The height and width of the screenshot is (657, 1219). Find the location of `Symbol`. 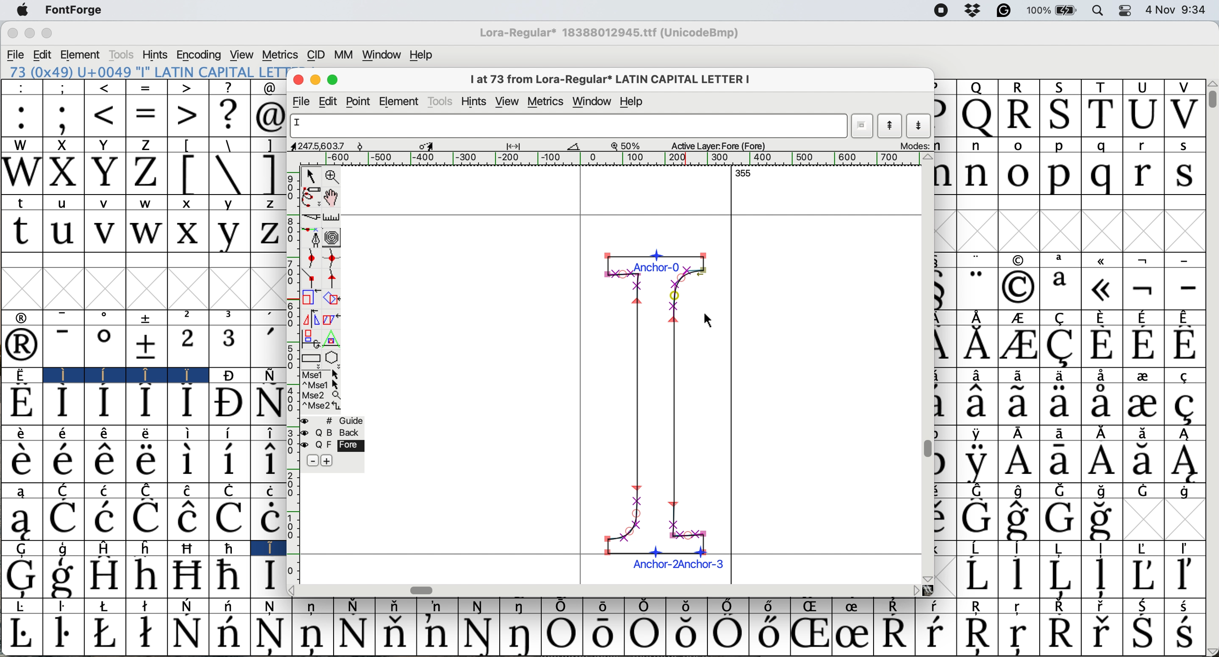

Symbol is located at coordinates (1018, 376).